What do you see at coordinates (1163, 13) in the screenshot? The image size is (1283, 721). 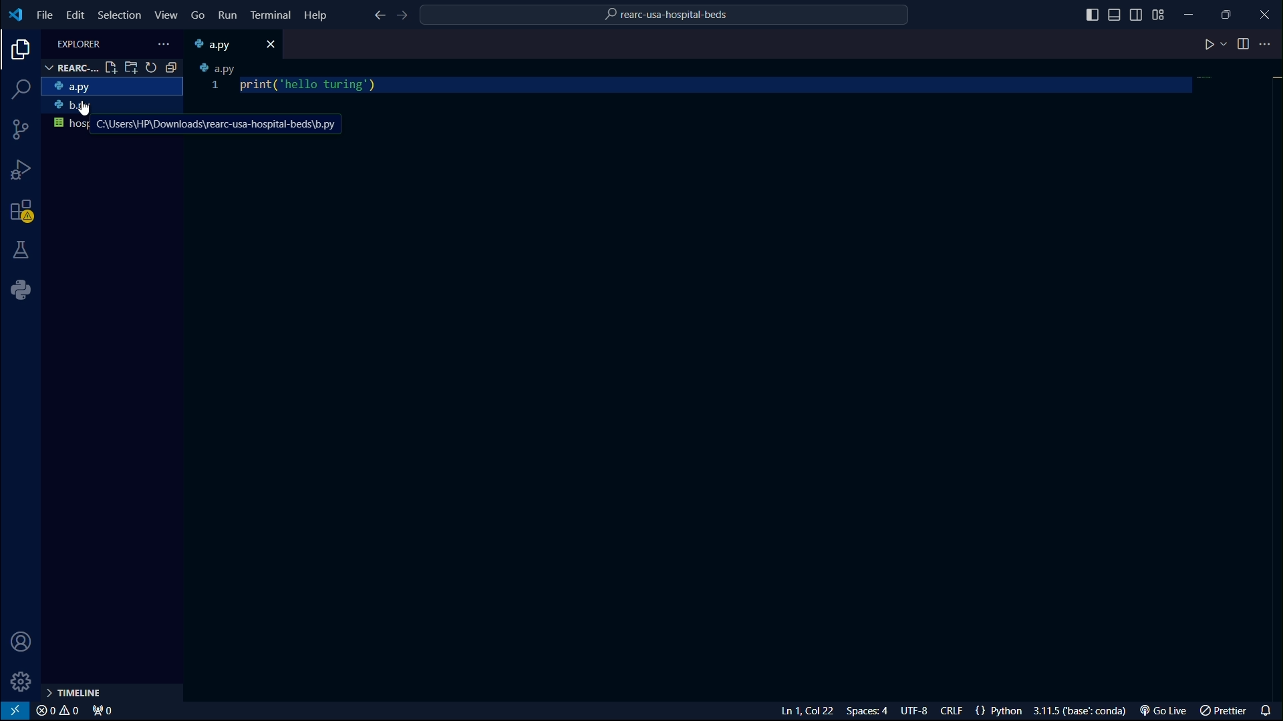 I see `change layout` at bounding box center [1163, 13].